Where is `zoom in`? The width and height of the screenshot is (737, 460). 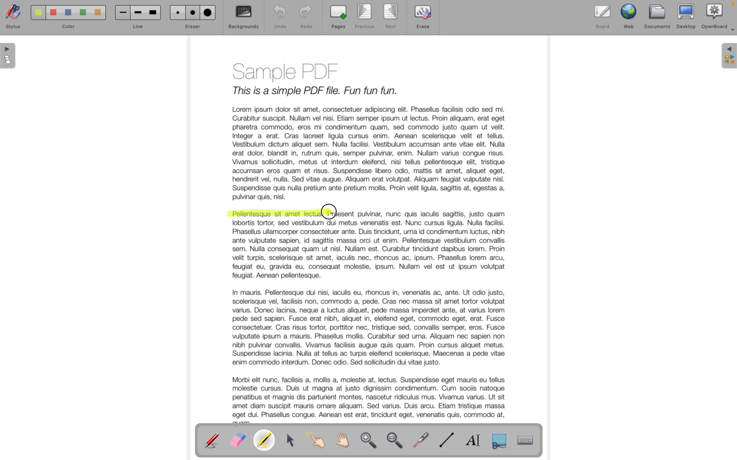 zoom in is located at coordinates (370, 442).